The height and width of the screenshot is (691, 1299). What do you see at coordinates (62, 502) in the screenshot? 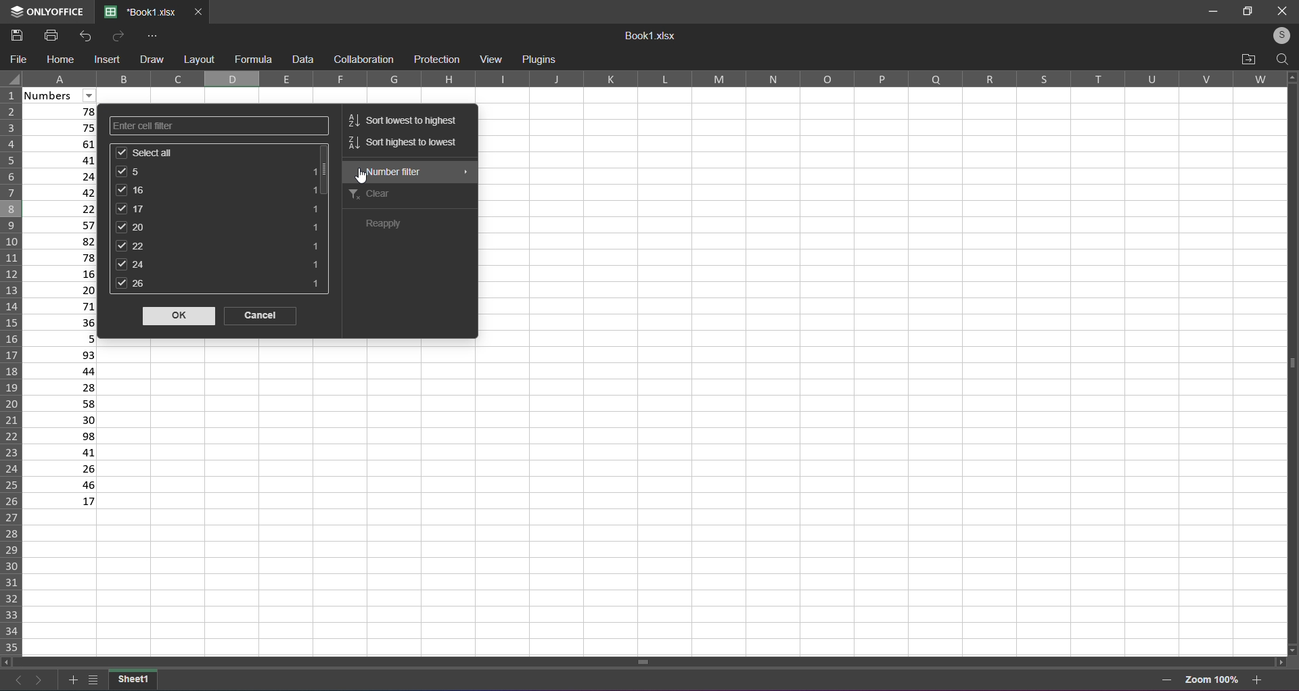
I see `17` at bounding box center [62, 502].